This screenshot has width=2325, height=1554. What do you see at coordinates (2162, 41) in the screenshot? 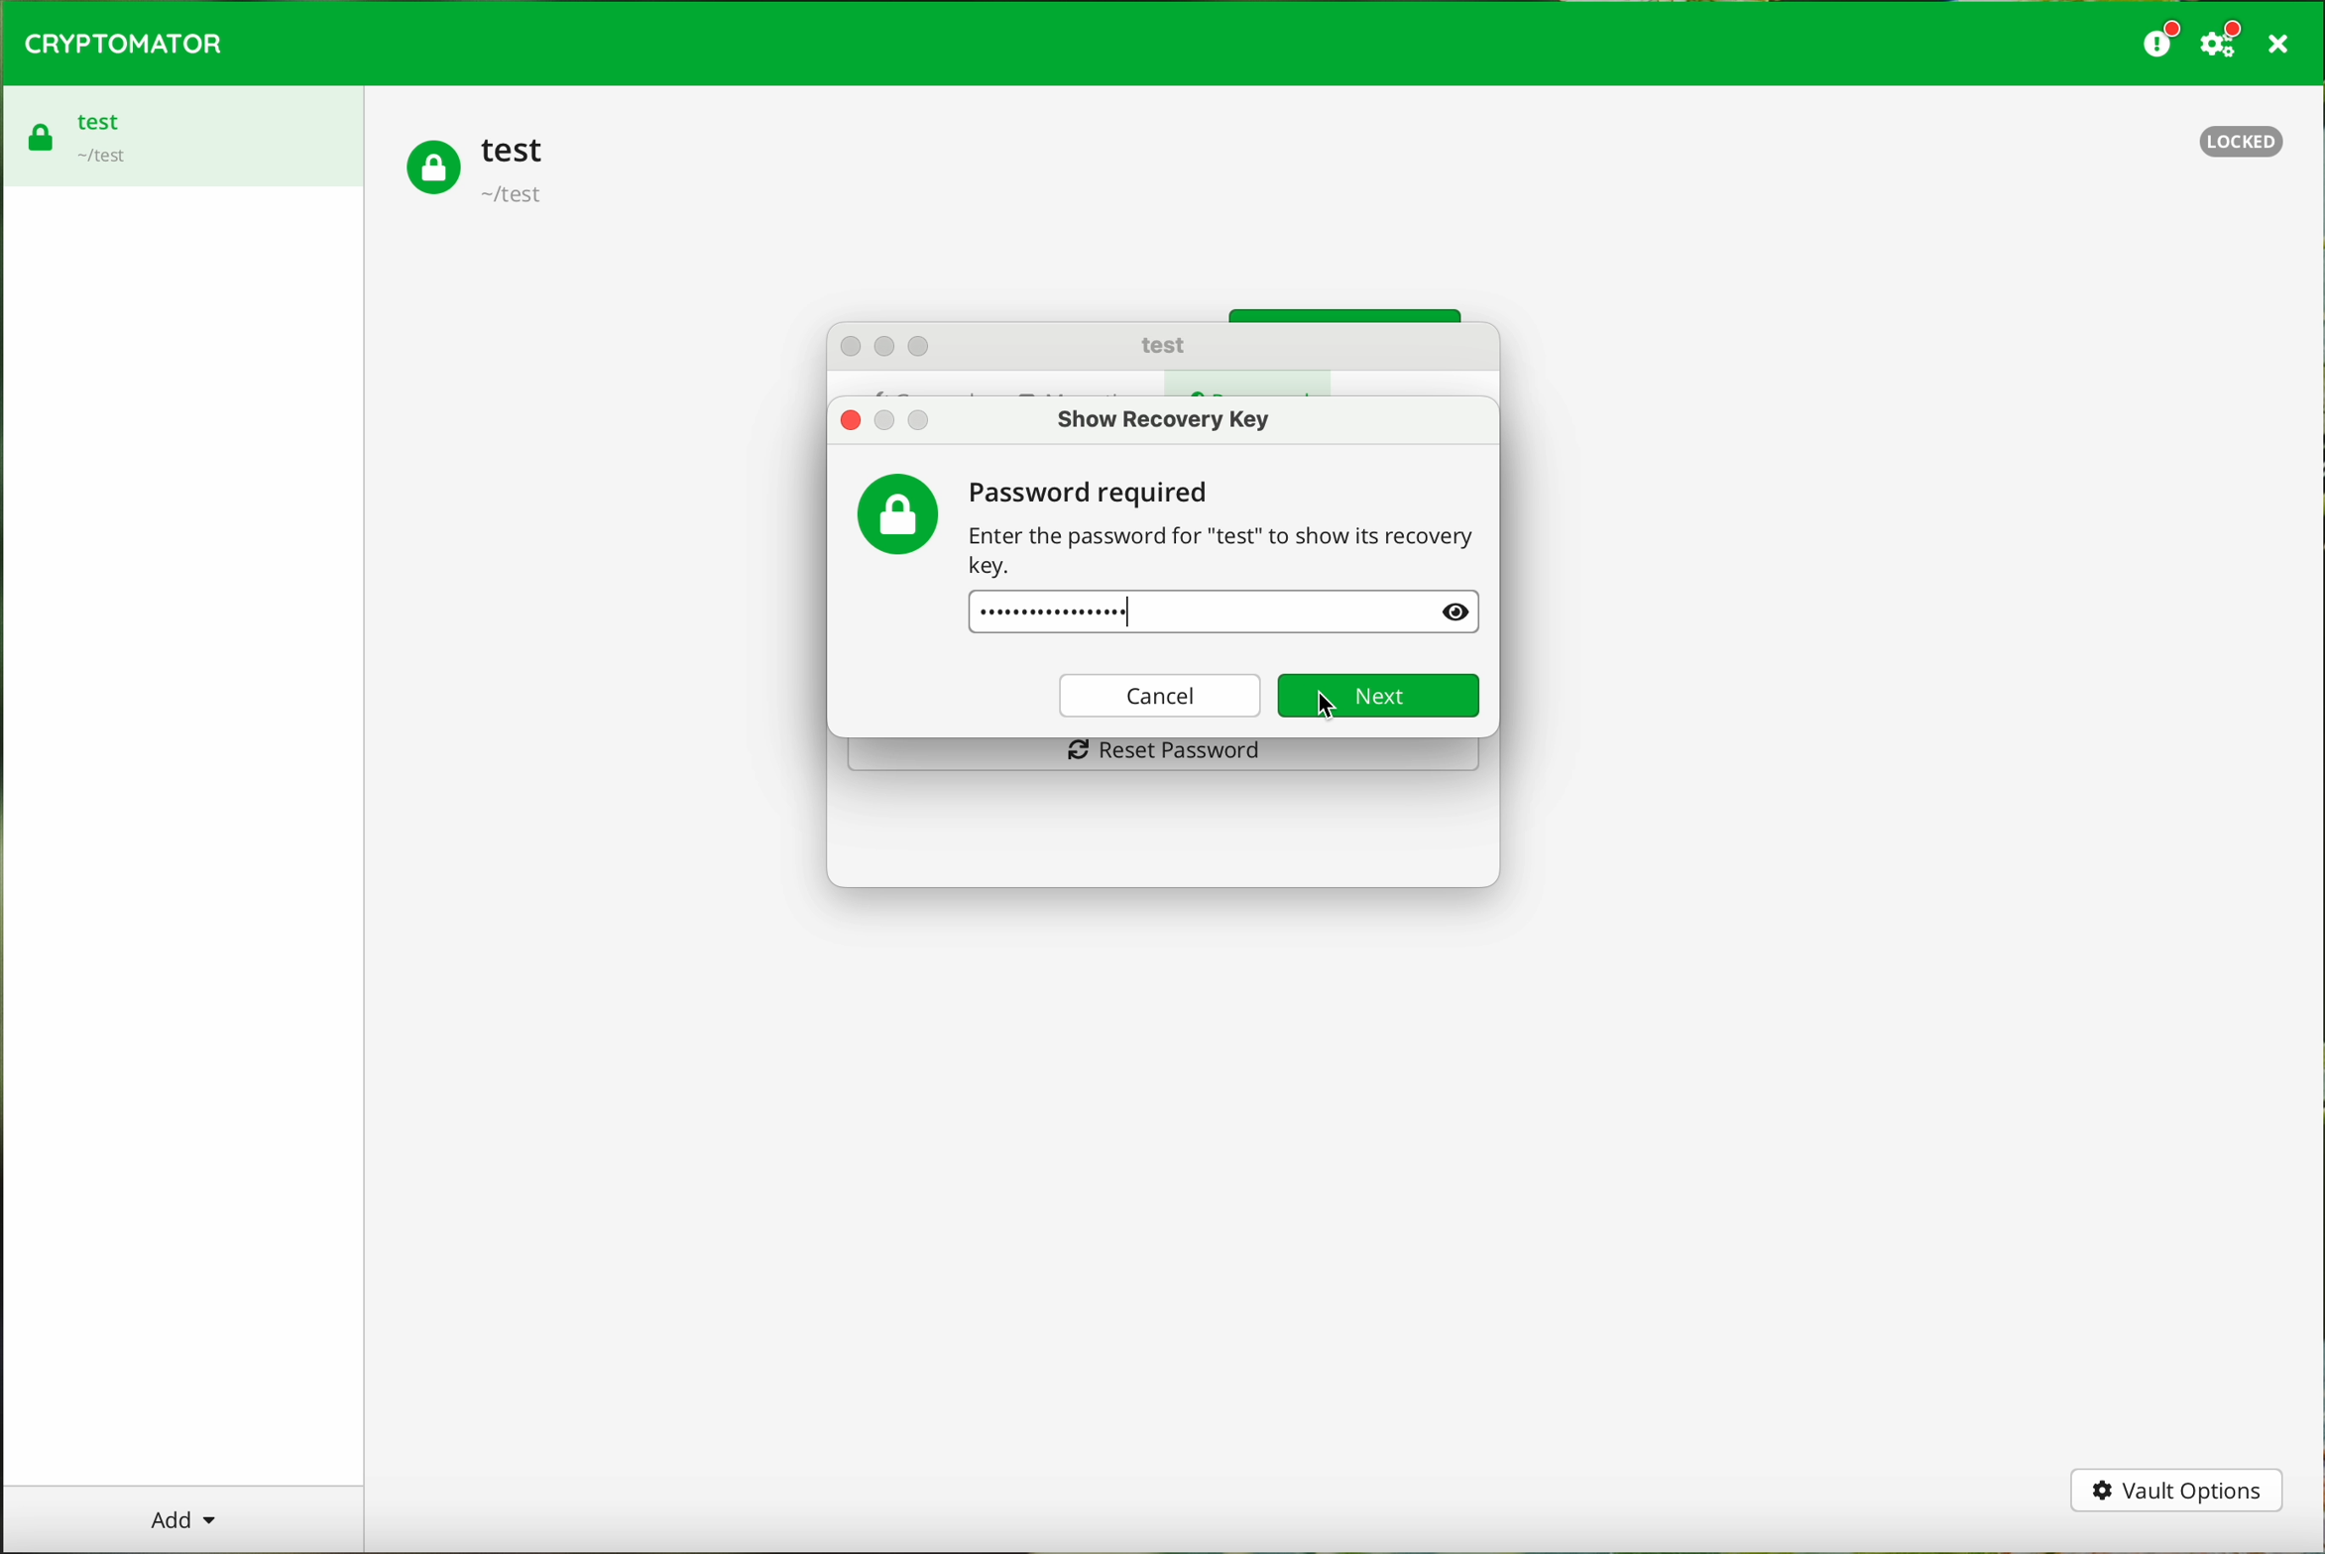
I see `donate` at bounding box center [2162, 41].